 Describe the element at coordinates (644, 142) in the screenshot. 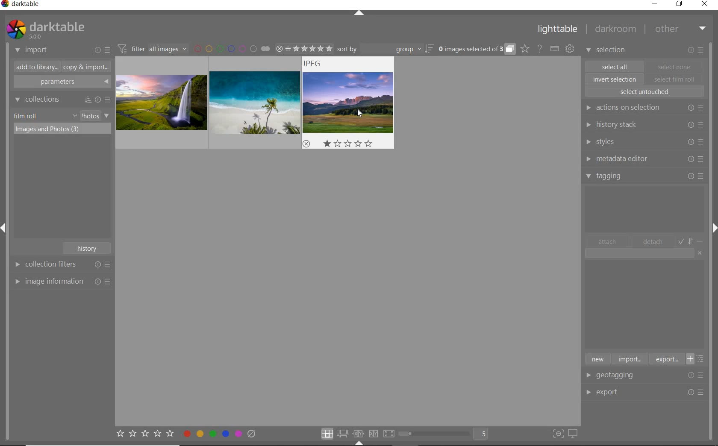

I see `styles` at that location.